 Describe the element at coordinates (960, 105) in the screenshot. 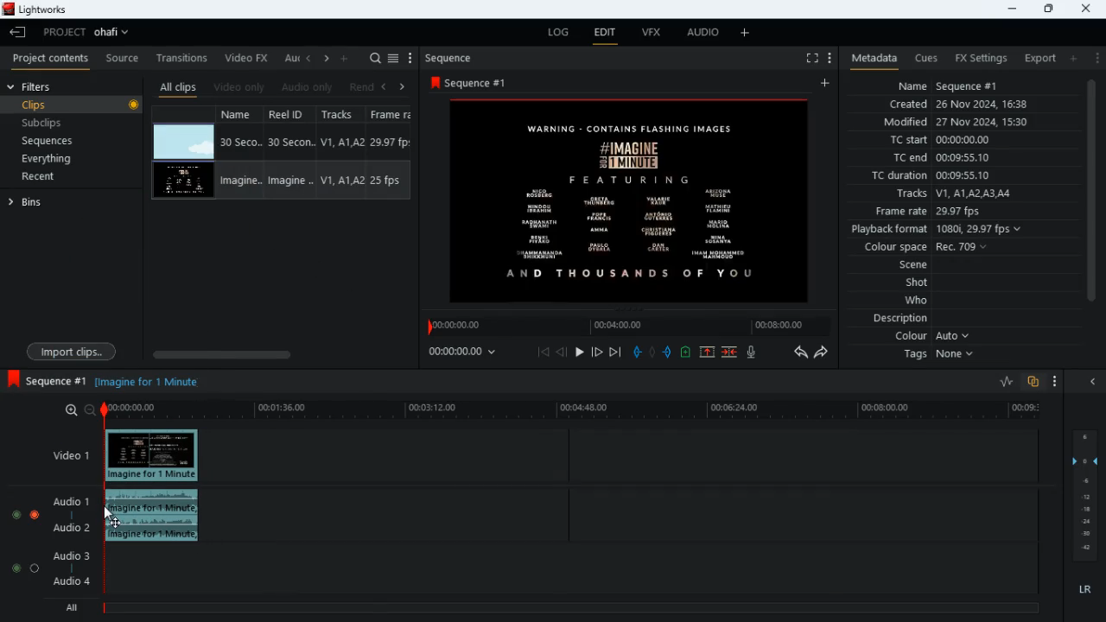

I see `created` at that location.